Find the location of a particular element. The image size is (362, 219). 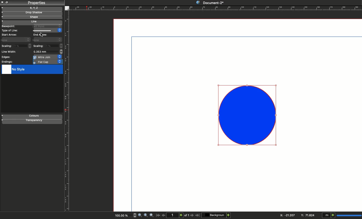

Next page is located at coordinates (193, 215).